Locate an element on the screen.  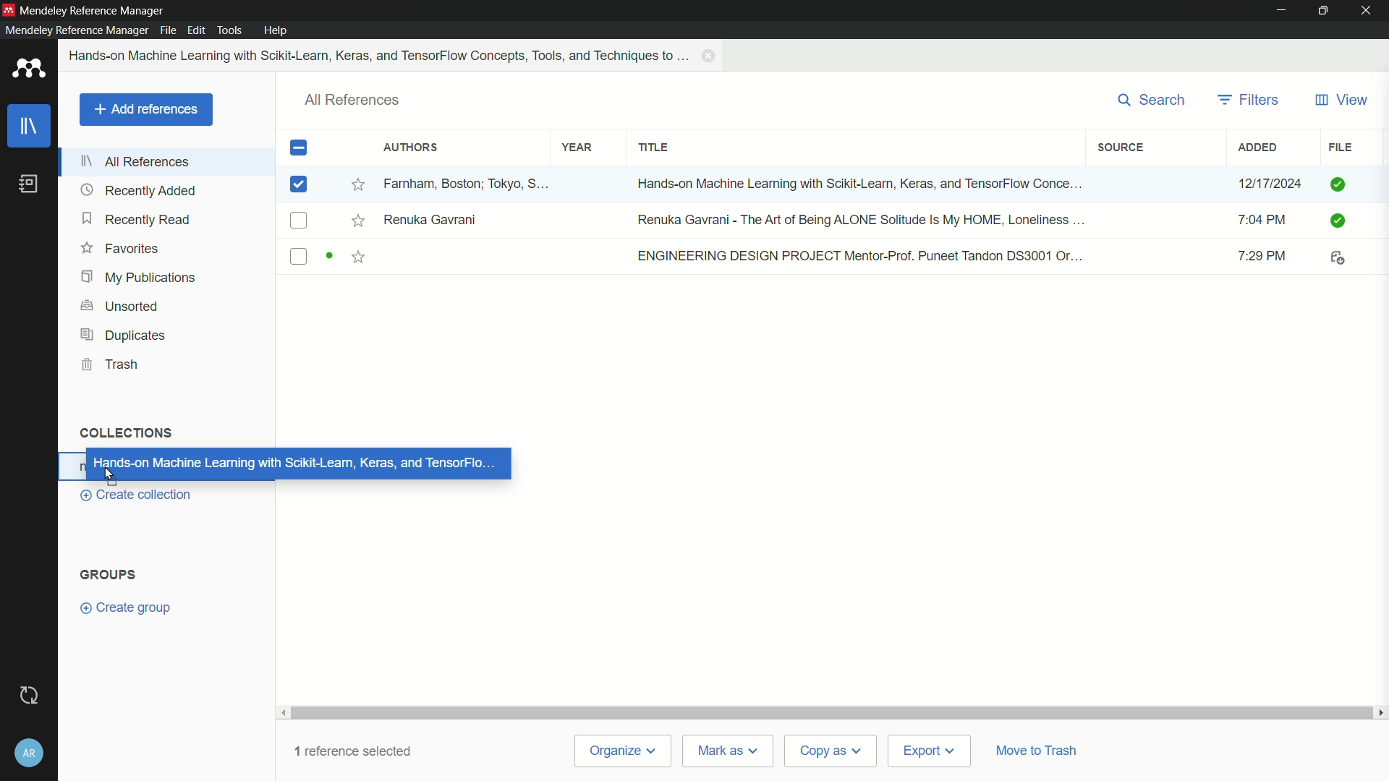
file is located at coordinates (1339, 148).